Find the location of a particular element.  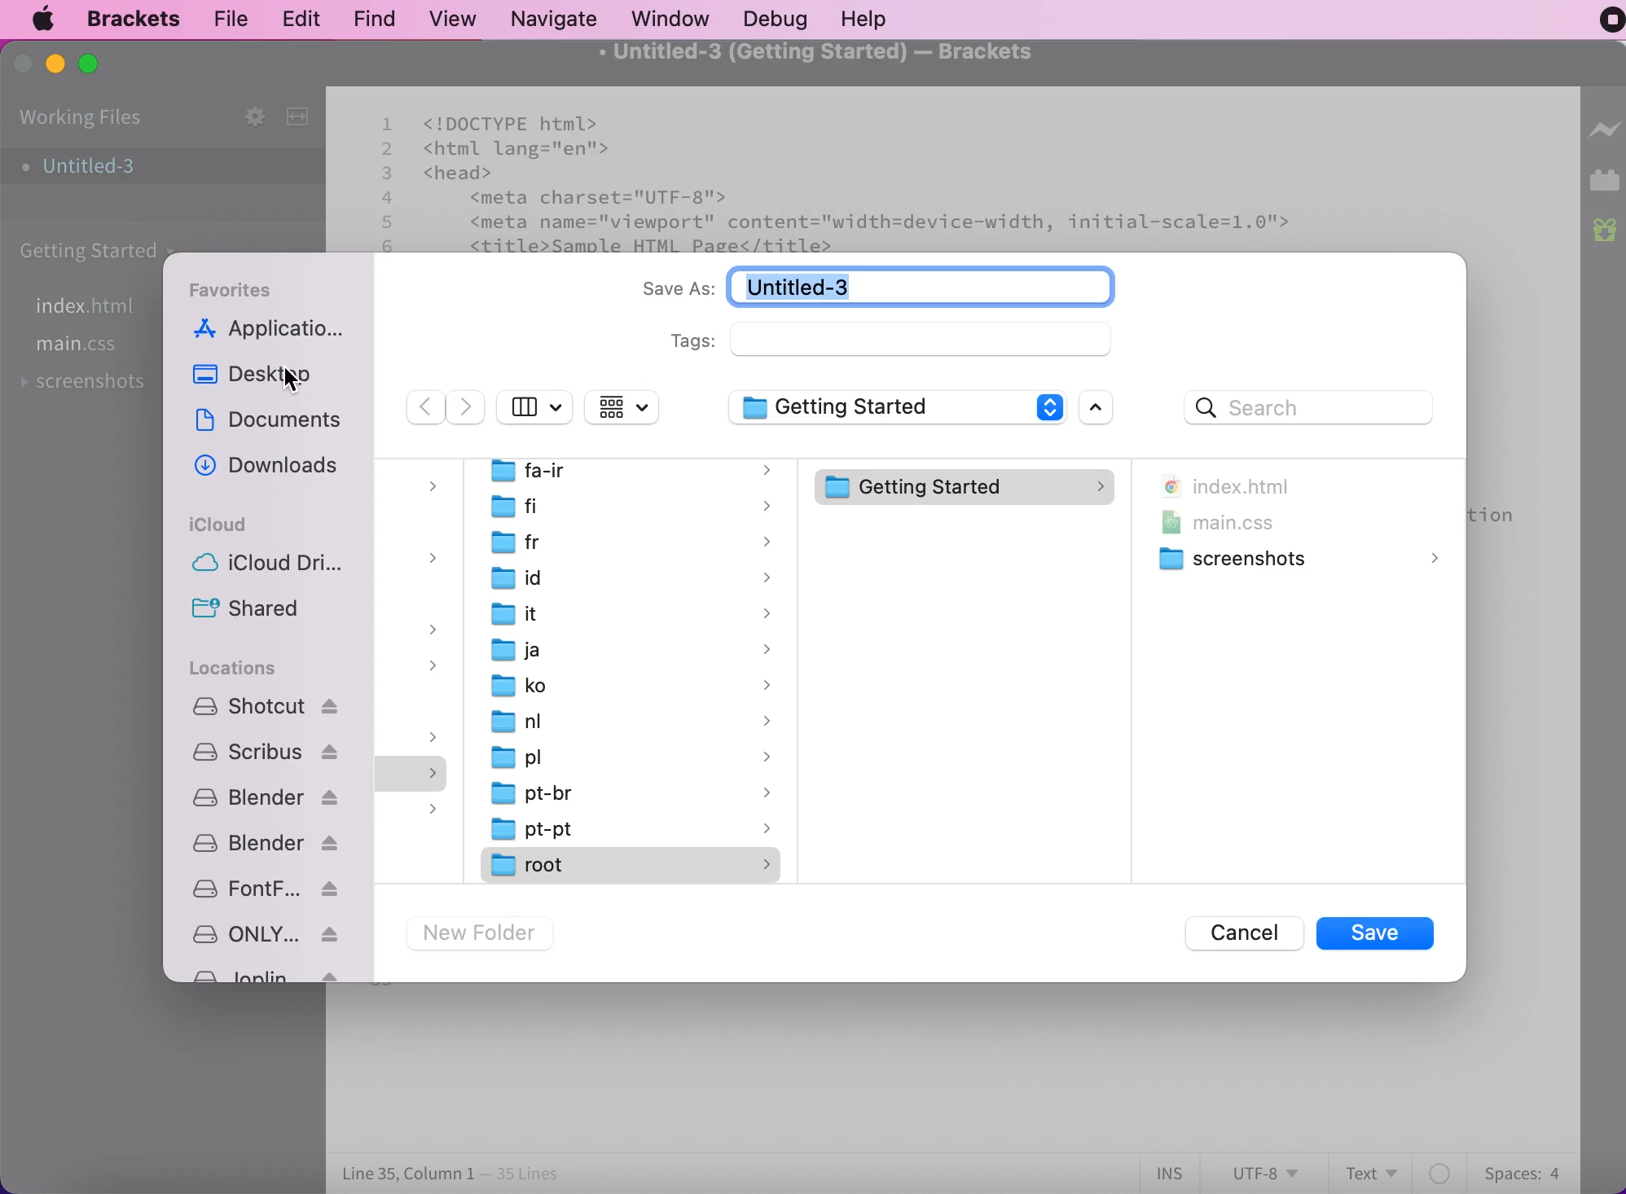

mac logo is located at coordinates (46, 20).